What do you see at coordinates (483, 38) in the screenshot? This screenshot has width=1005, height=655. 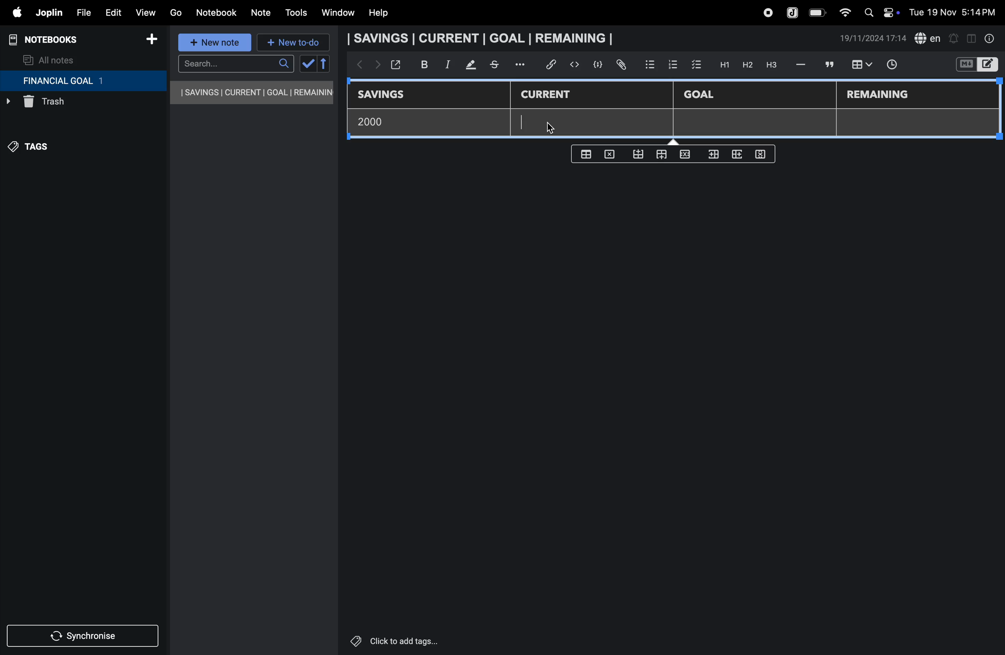 I see `savings current goal remaining` at bounding box center [483, 38].